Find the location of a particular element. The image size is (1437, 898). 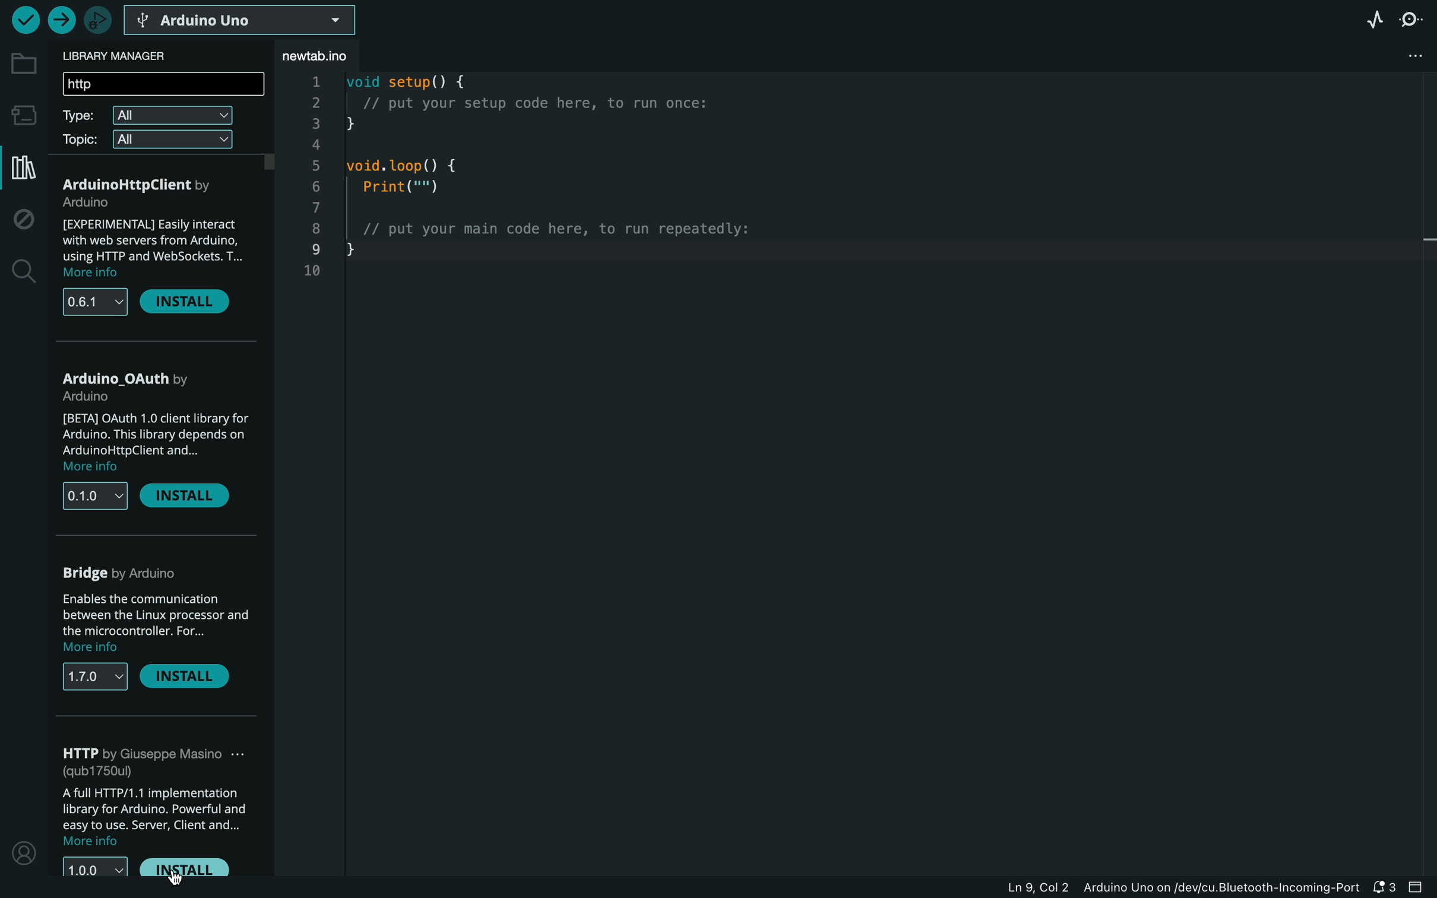

file tab is located at coordinates (338, 56).